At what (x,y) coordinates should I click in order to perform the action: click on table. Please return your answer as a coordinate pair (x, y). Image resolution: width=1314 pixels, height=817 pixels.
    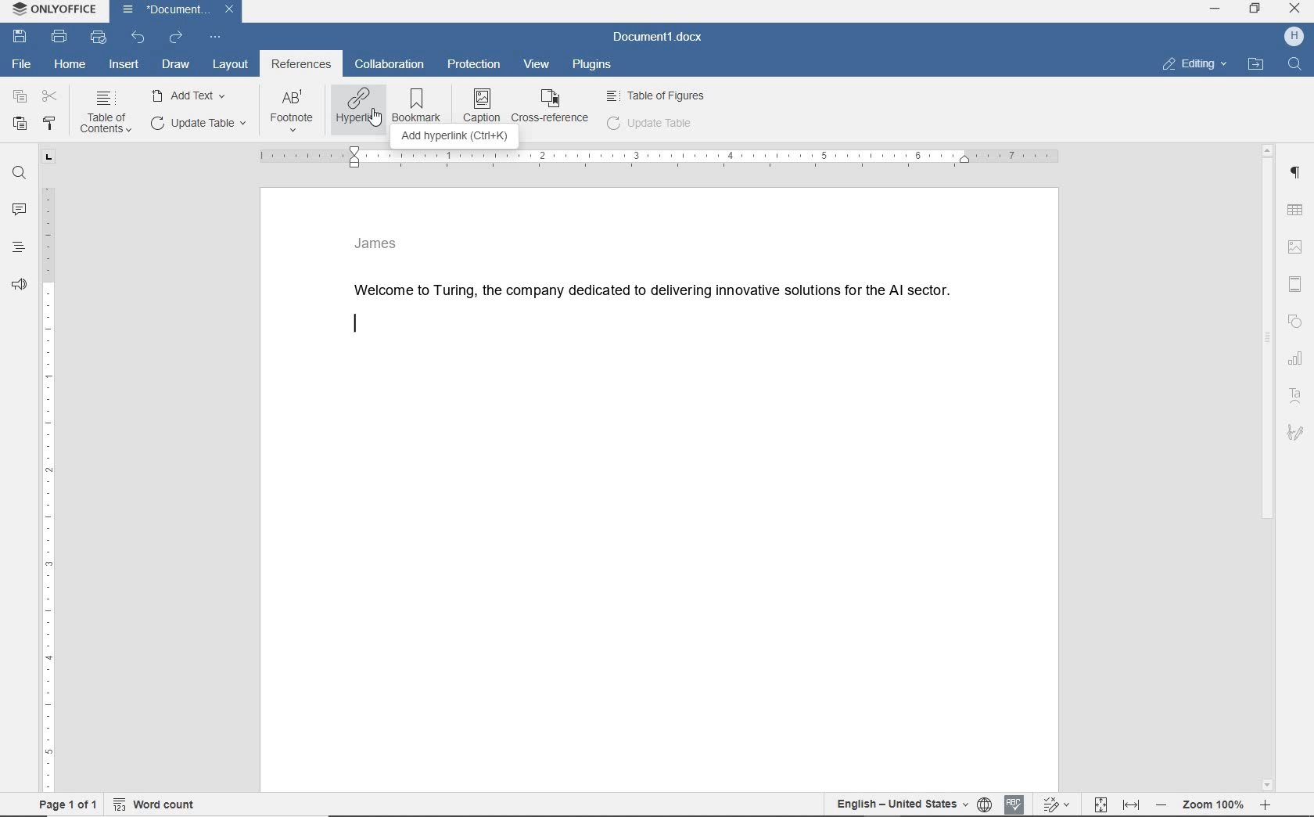
    Looking at the image, I should click on (1298, 209).